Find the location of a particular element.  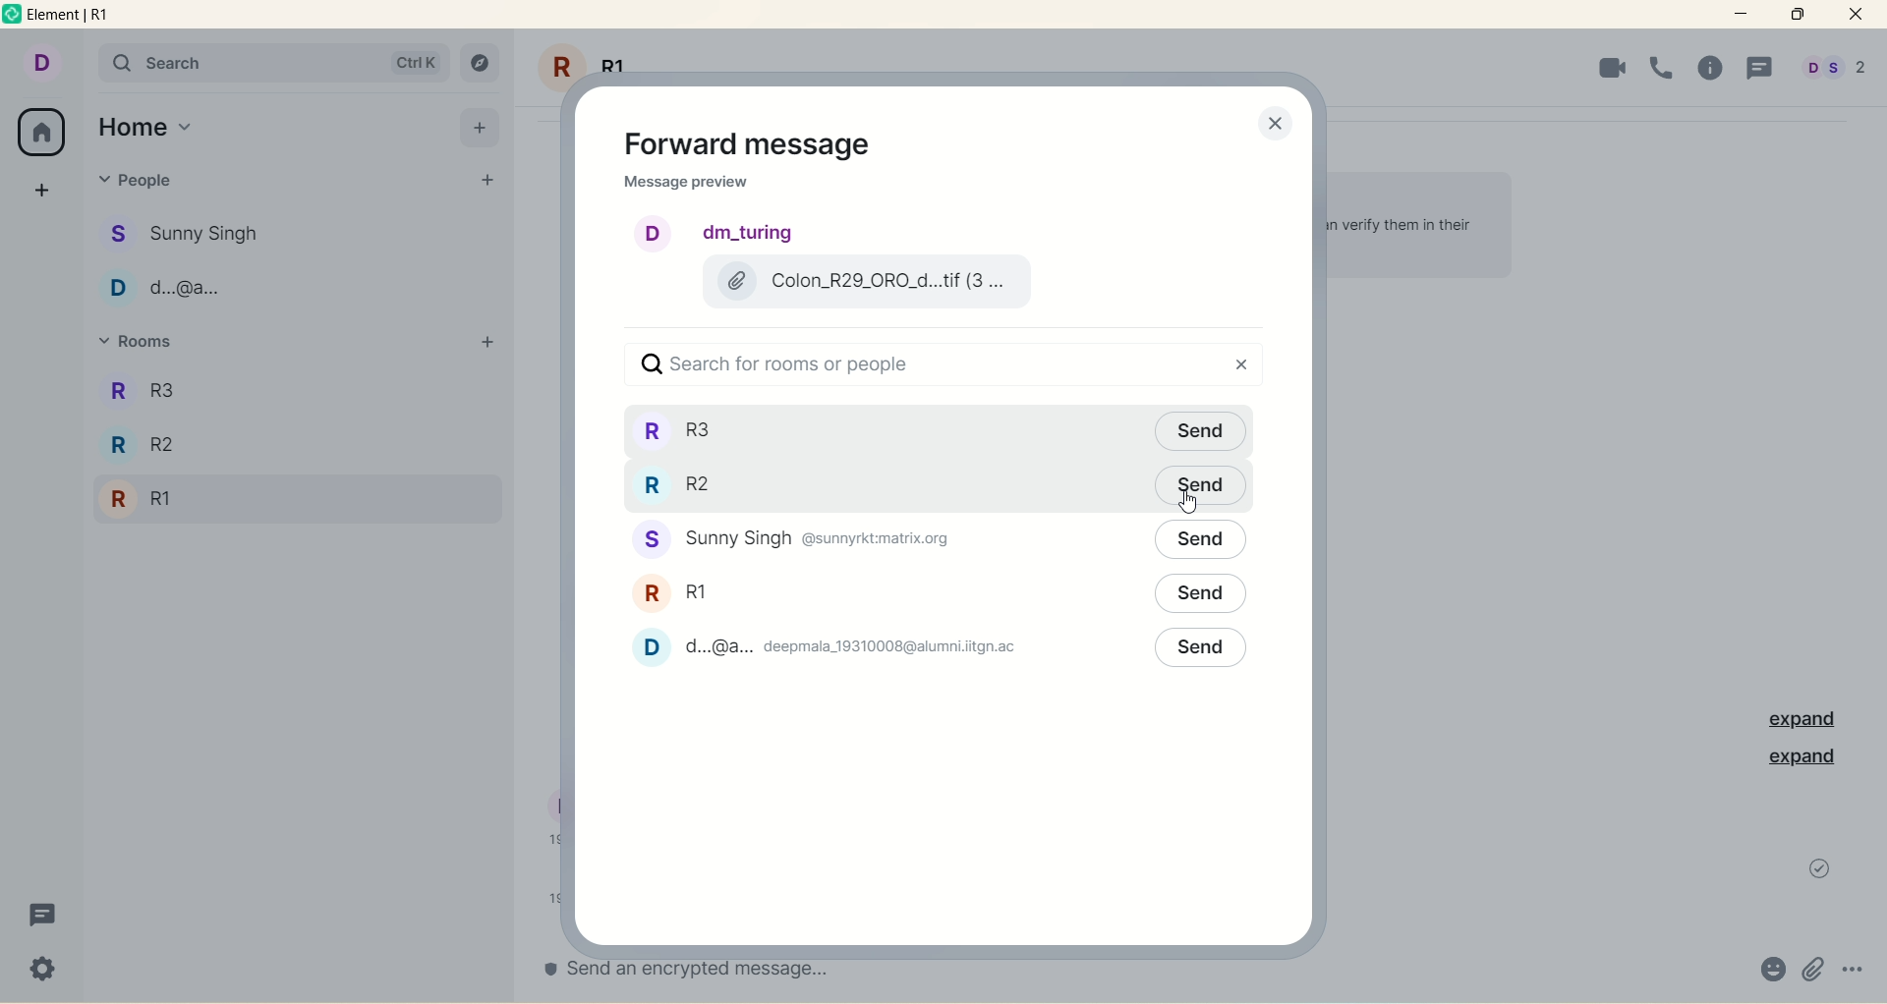

settings is located at coordinates (45, 972).